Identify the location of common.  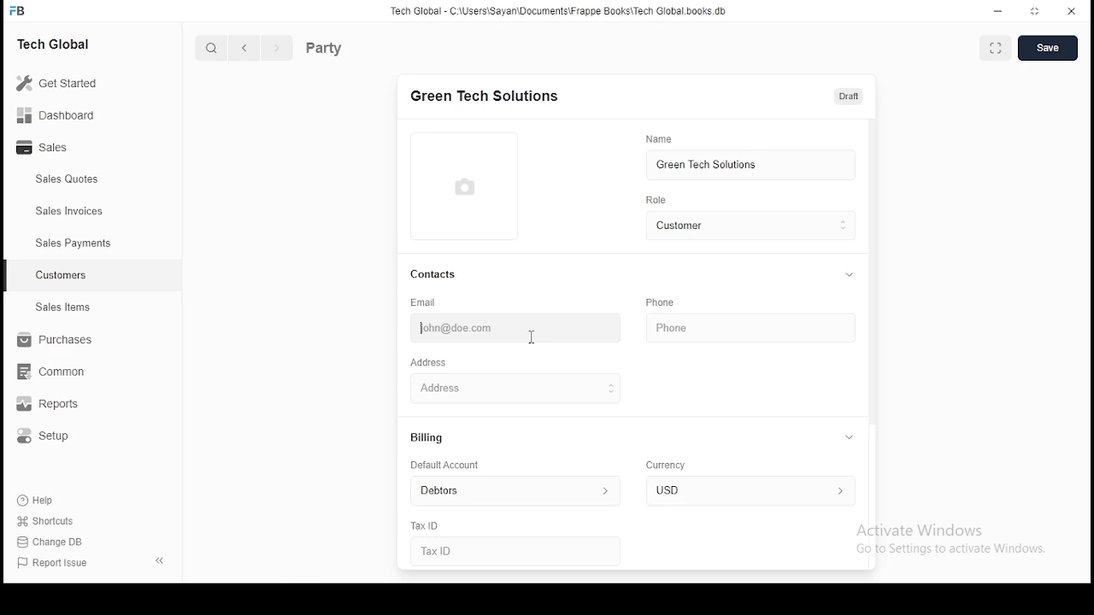
(50, 373).